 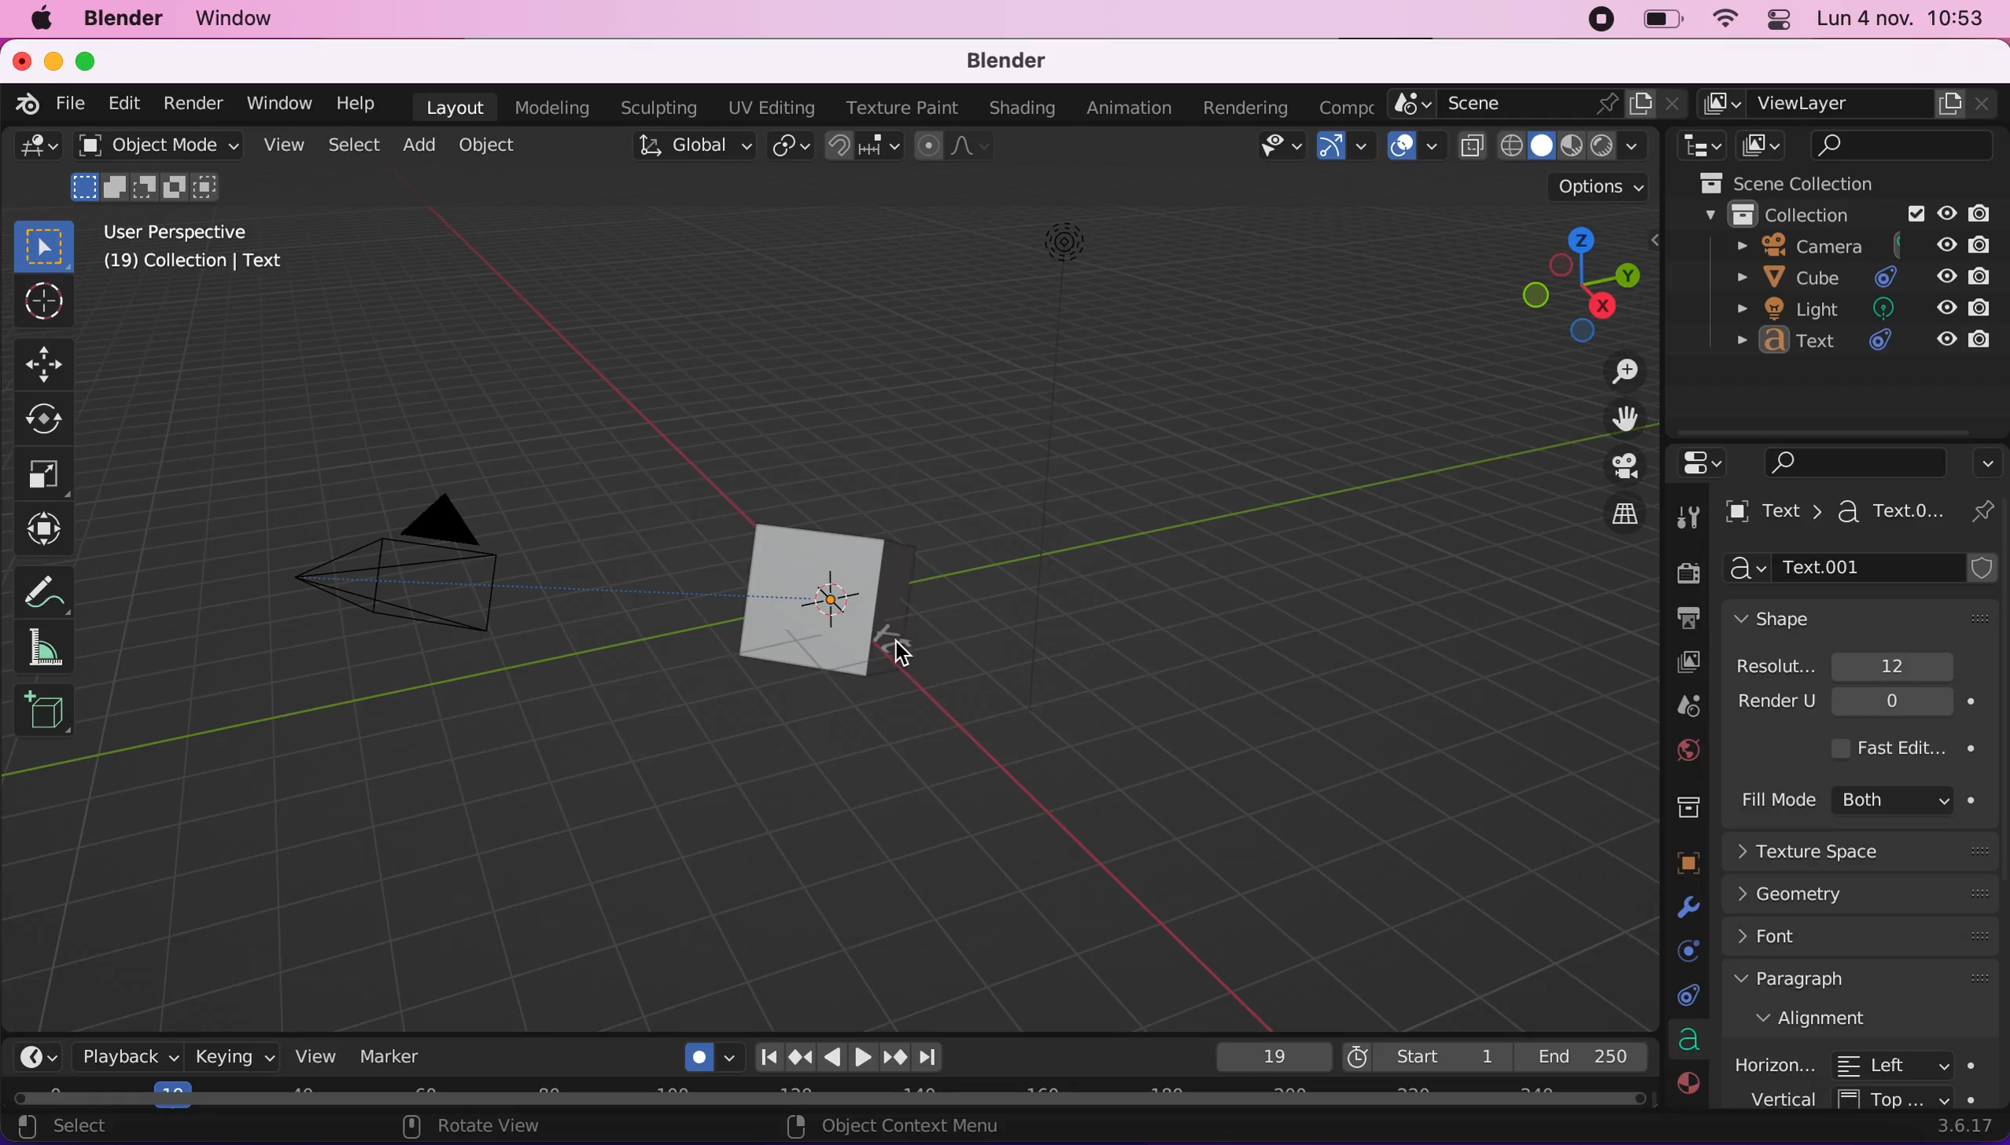 I want to click on physics, so click(x=1684, y=949).